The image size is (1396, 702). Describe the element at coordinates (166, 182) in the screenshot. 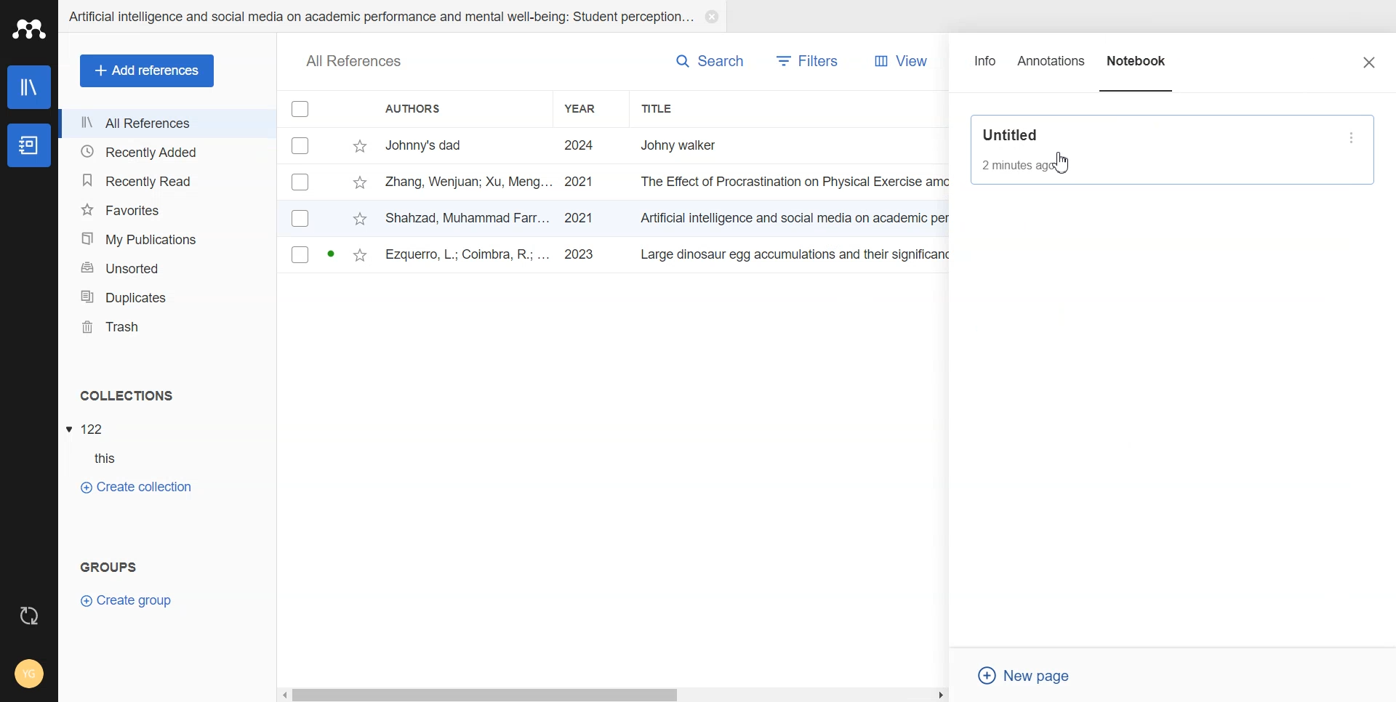

I see `Recently Read` at that location.